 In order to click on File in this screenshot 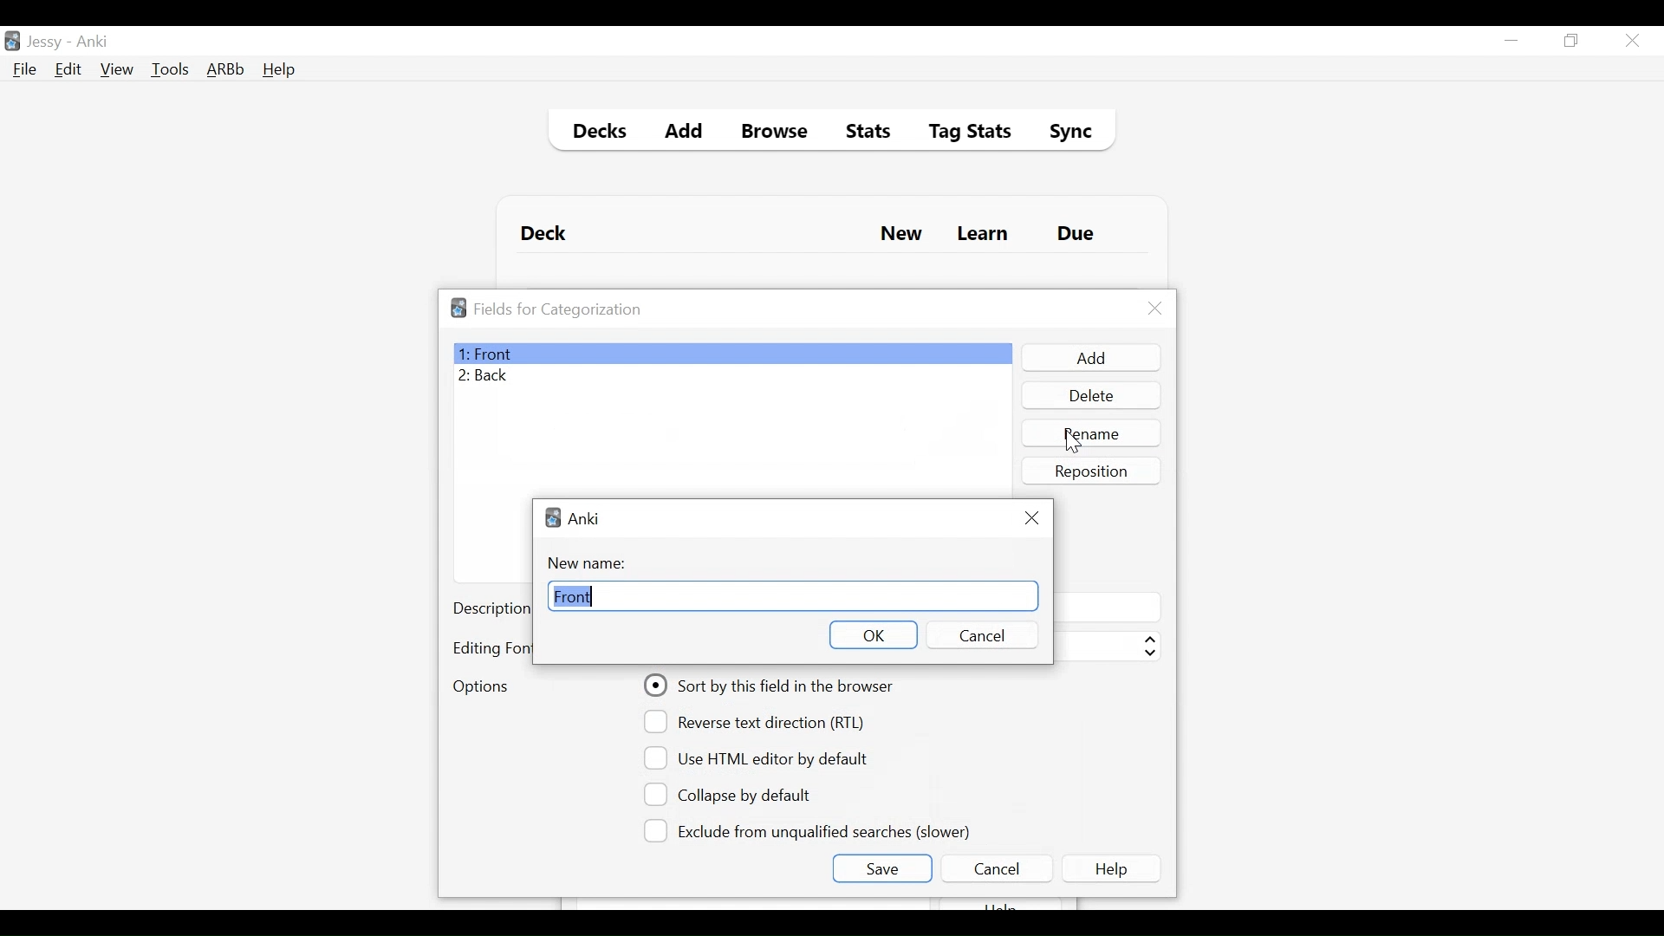, I will do `click(25, 71)`.